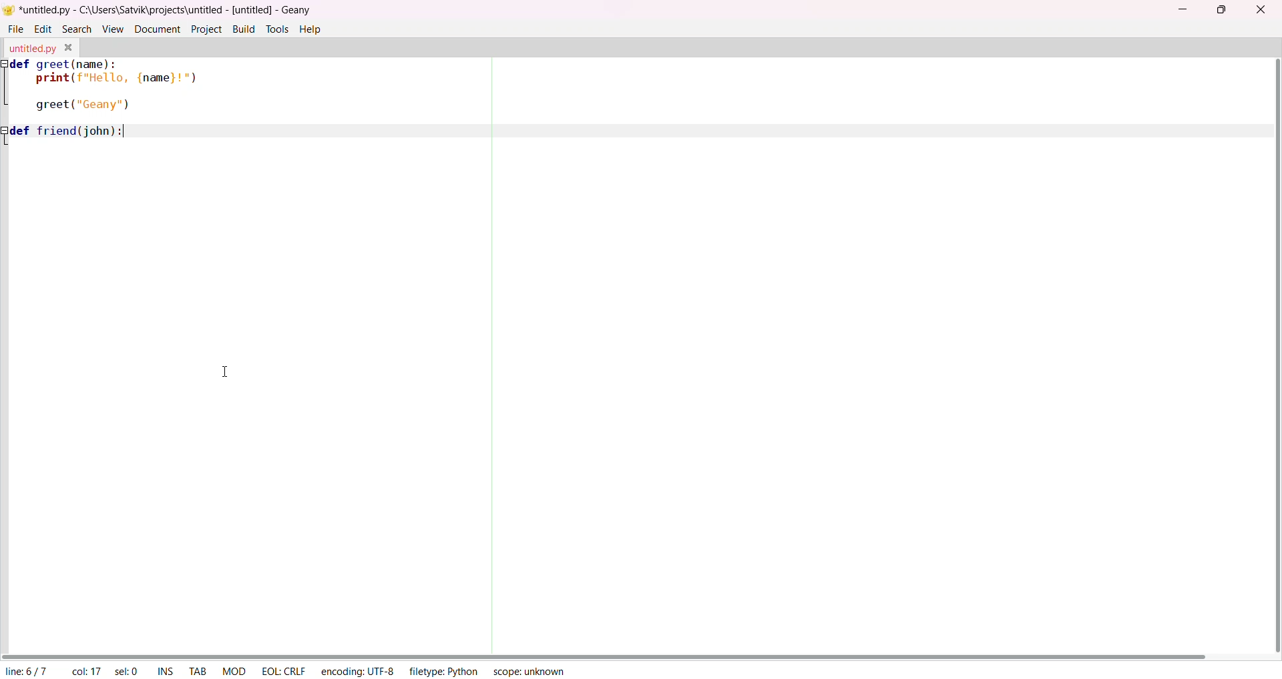 The width and height of the screenshot is (1282, 679). I want to click on minimize, so click(1178, 11).